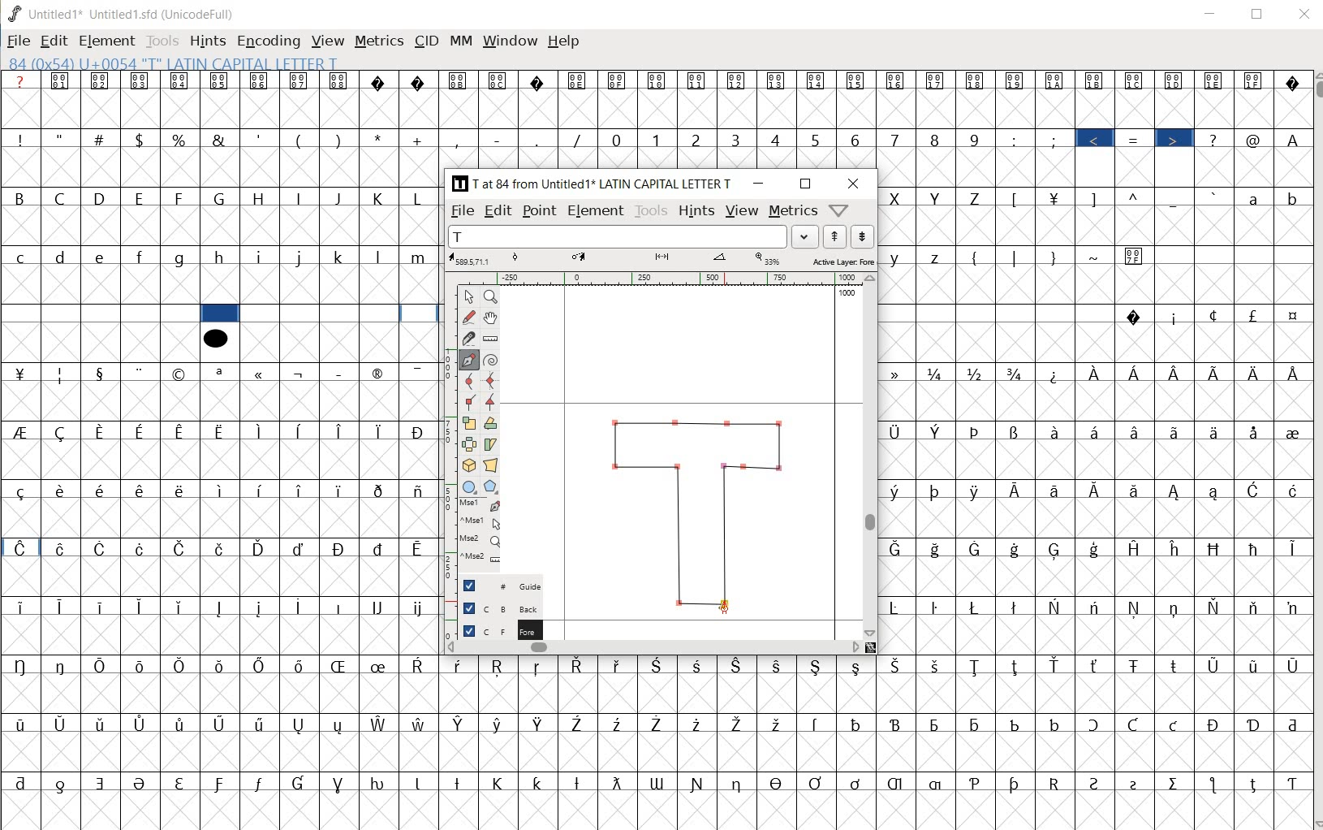 The height and width of the screenshot is (830, 1323). Describe the element at coordinates (899, 258) in the screenshot. I see `y` at that location.